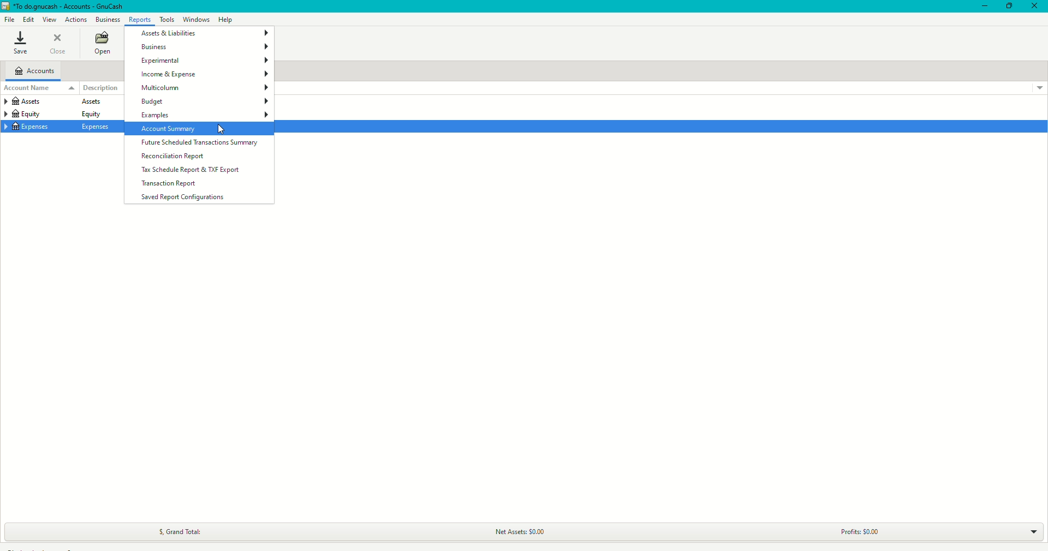 This screenshot has height=551, width=1048. Describe the element at coordinates (1038, 87) in the screenshot. I see `Drop down` at that location.